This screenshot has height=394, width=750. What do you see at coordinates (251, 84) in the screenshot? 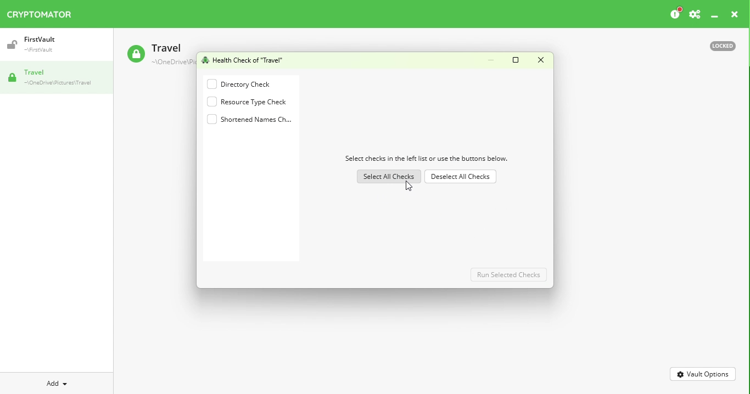
I see `Directory check` at bounding box center [251, 84].